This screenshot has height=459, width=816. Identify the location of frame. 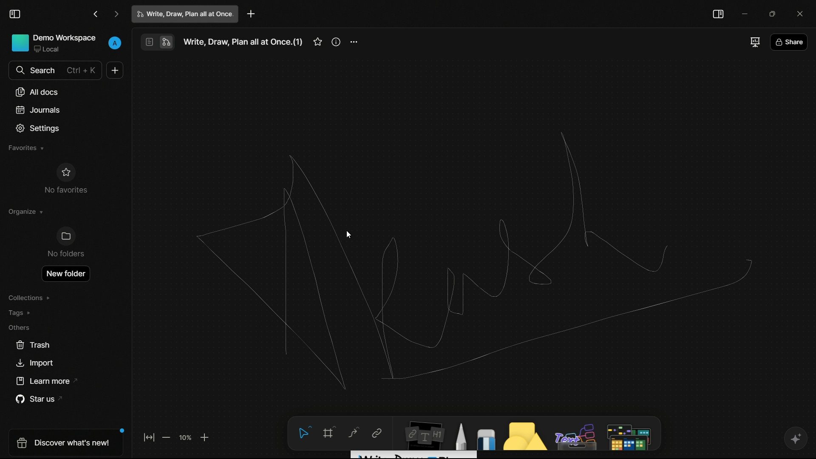
(329, 431).